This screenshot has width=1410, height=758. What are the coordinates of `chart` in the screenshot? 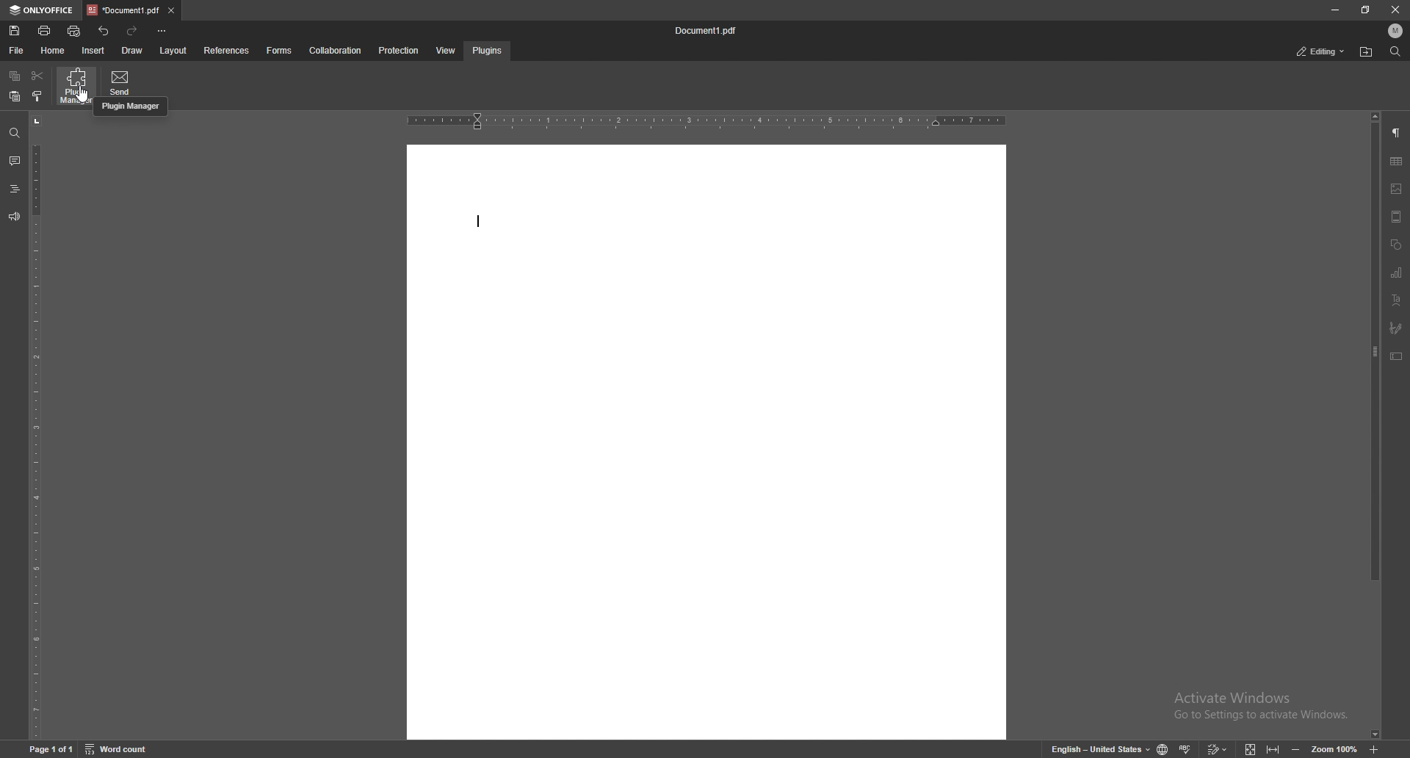 It's located at (1398, 273).